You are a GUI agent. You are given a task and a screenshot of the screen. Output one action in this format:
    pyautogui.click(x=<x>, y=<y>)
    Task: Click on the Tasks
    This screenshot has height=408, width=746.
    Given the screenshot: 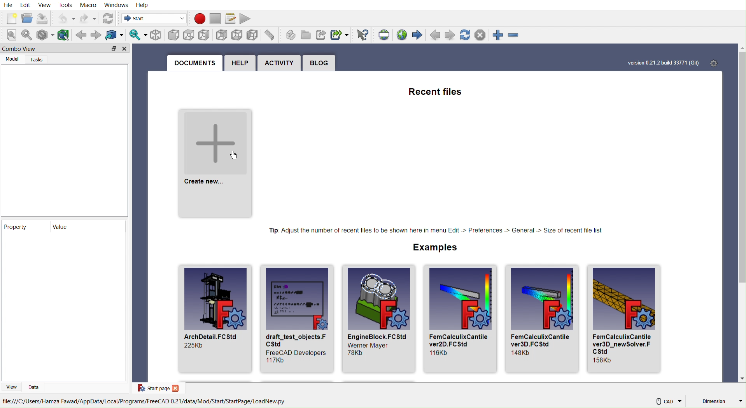 What is the action you would take?
    pyautogui.click(x=37, y=59)
    